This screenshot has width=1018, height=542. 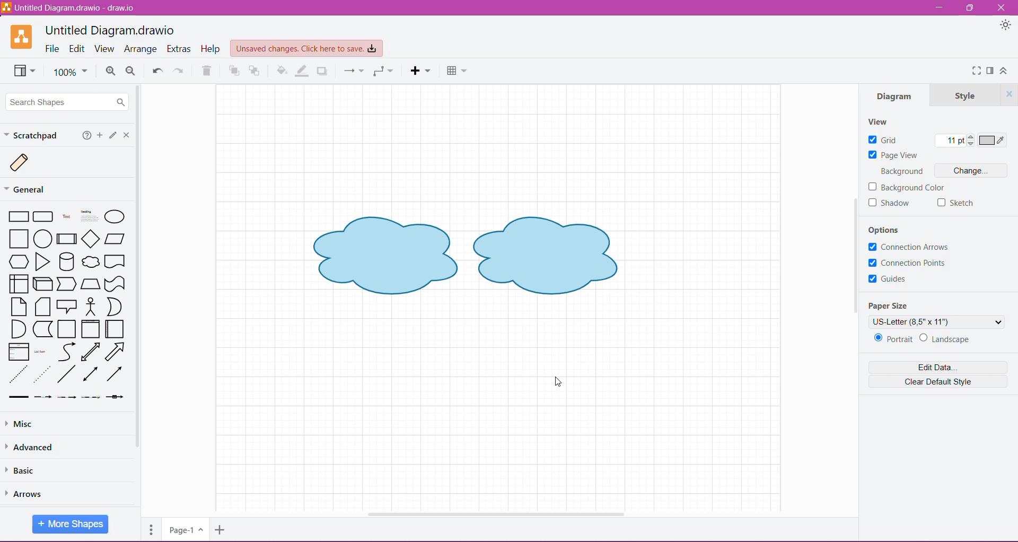 I want to click on Potrait, so click(x=892, y=339).